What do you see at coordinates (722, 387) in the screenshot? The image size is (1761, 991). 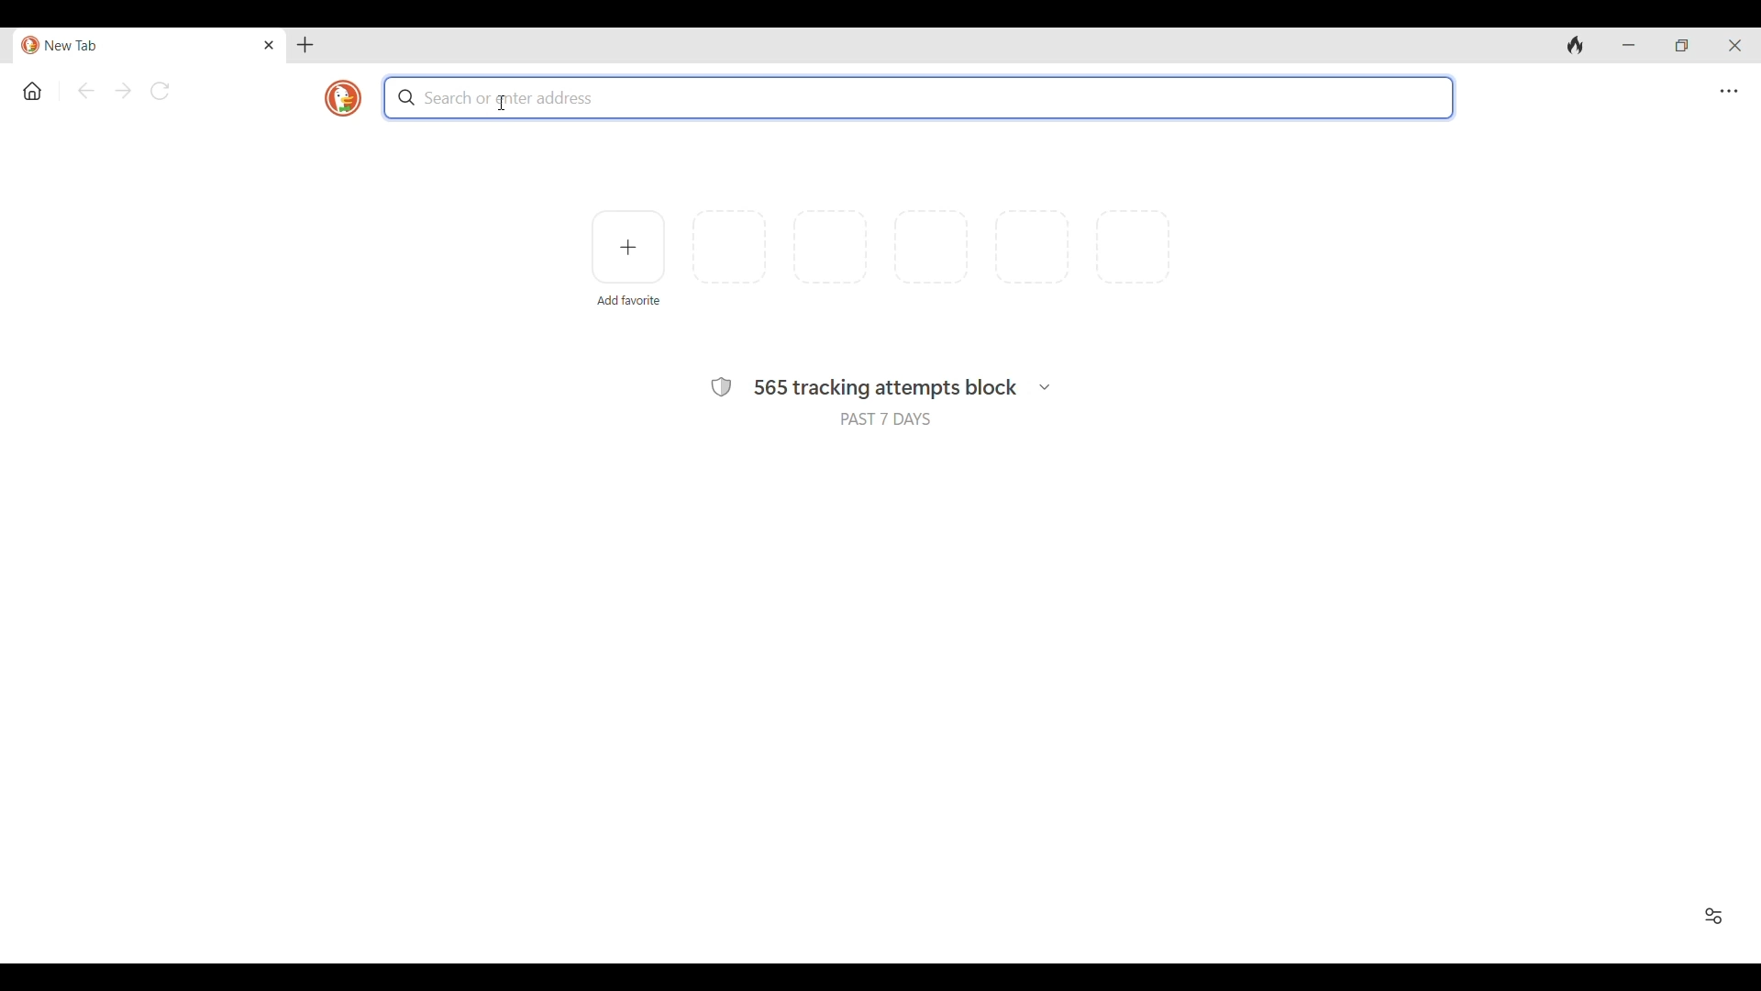 I see `Browser shield symbol` at bounding box center [722, 387].